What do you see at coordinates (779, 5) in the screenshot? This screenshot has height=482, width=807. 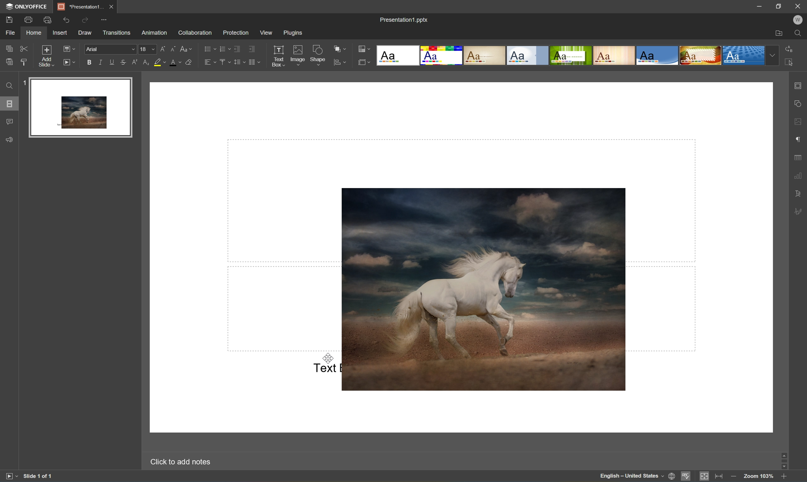 I see `Restore Down` at bounding box center [779, 5].